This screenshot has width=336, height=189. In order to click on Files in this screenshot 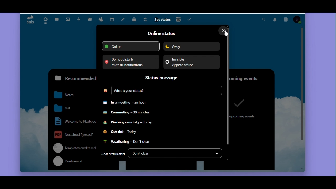, I will do `click(56, 18)`.